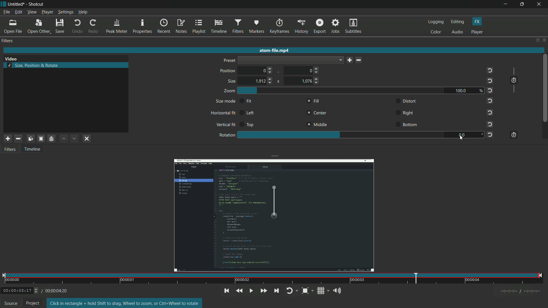  What do you see at coordinates (248, 102) in the screenshot?
I see `fit` at bounding box center [248, 102].